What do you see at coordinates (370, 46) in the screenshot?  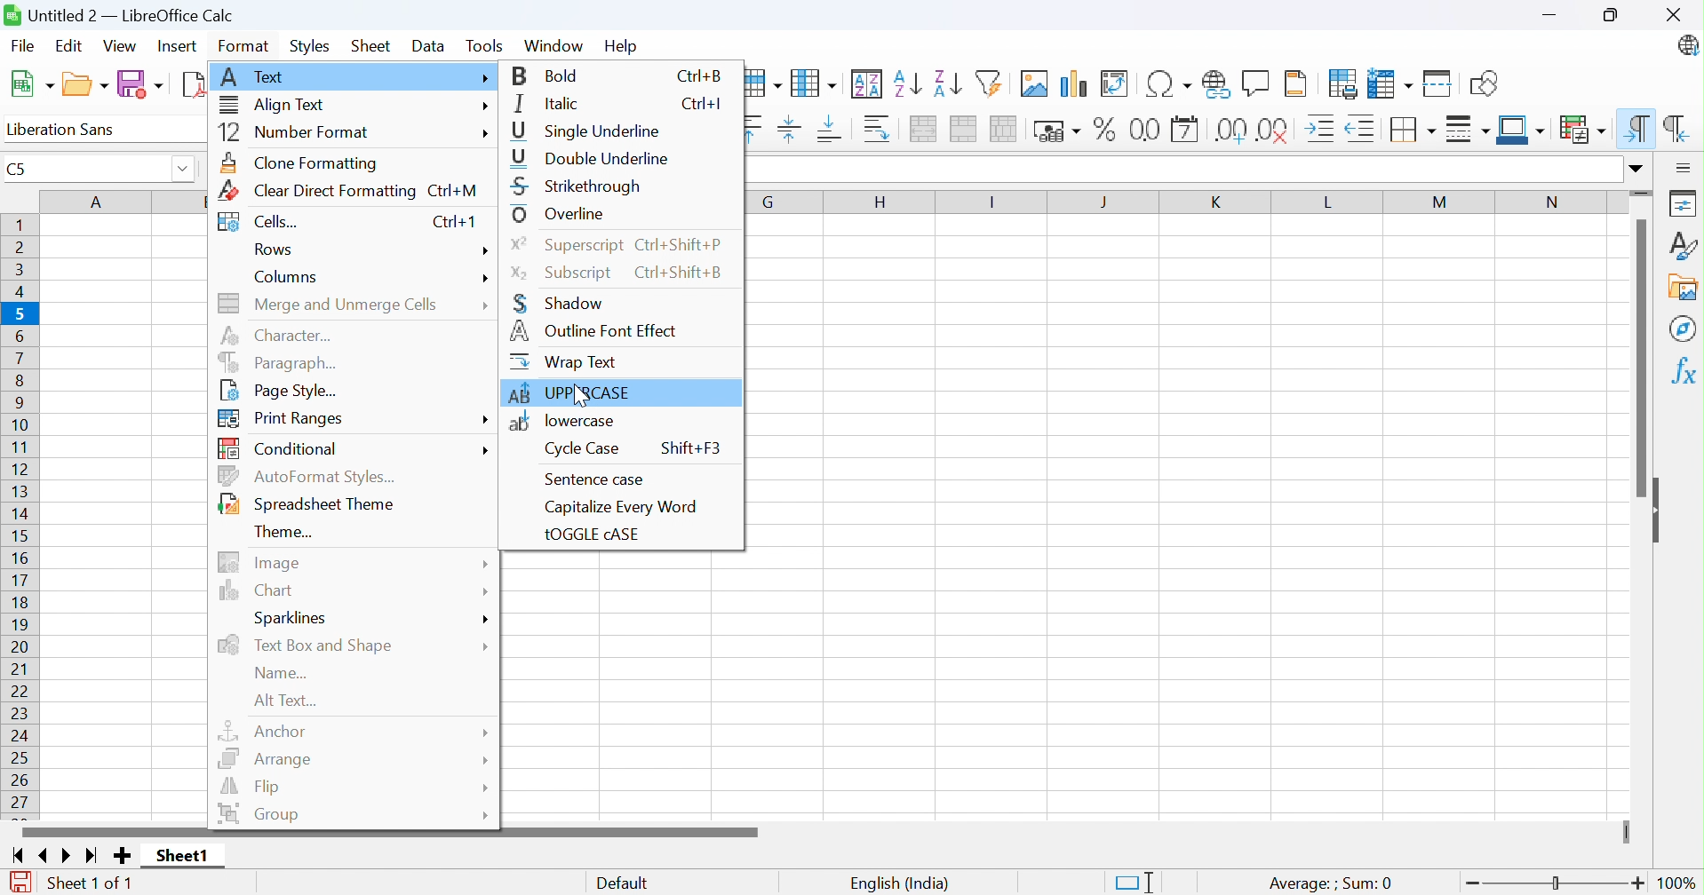 I see `Sheet` at bounding box center [370, 46].